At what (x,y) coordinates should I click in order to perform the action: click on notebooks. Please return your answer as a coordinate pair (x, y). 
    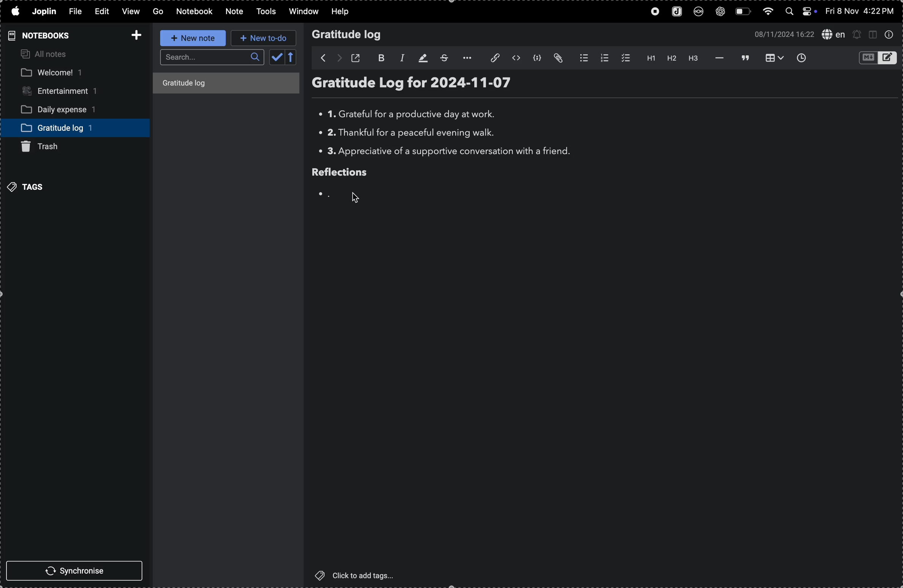
    Looking at the image, I should click on (44, 35).